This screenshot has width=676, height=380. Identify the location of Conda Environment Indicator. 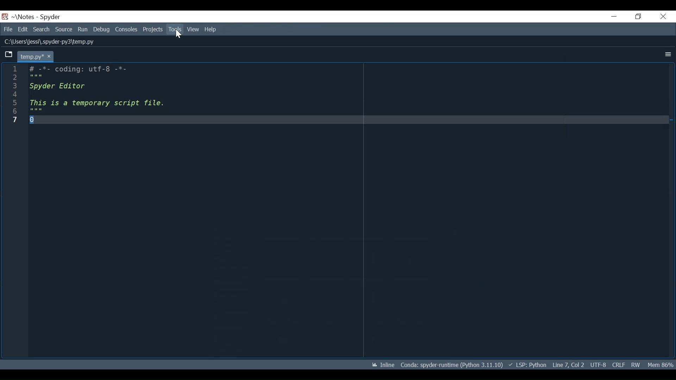
(451, 365).